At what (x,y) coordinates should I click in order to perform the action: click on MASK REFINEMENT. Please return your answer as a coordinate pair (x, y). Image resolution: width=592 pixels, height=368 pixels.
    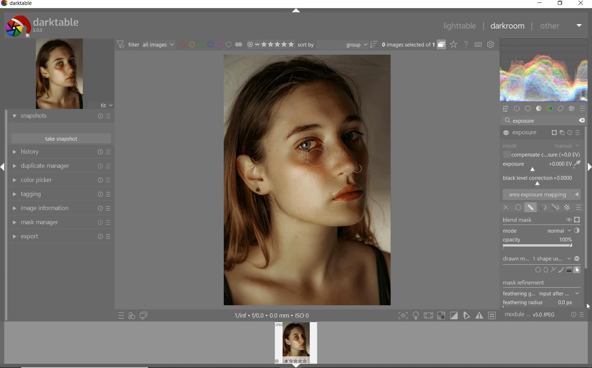
    Looking at the image, I should click on (531, 283).